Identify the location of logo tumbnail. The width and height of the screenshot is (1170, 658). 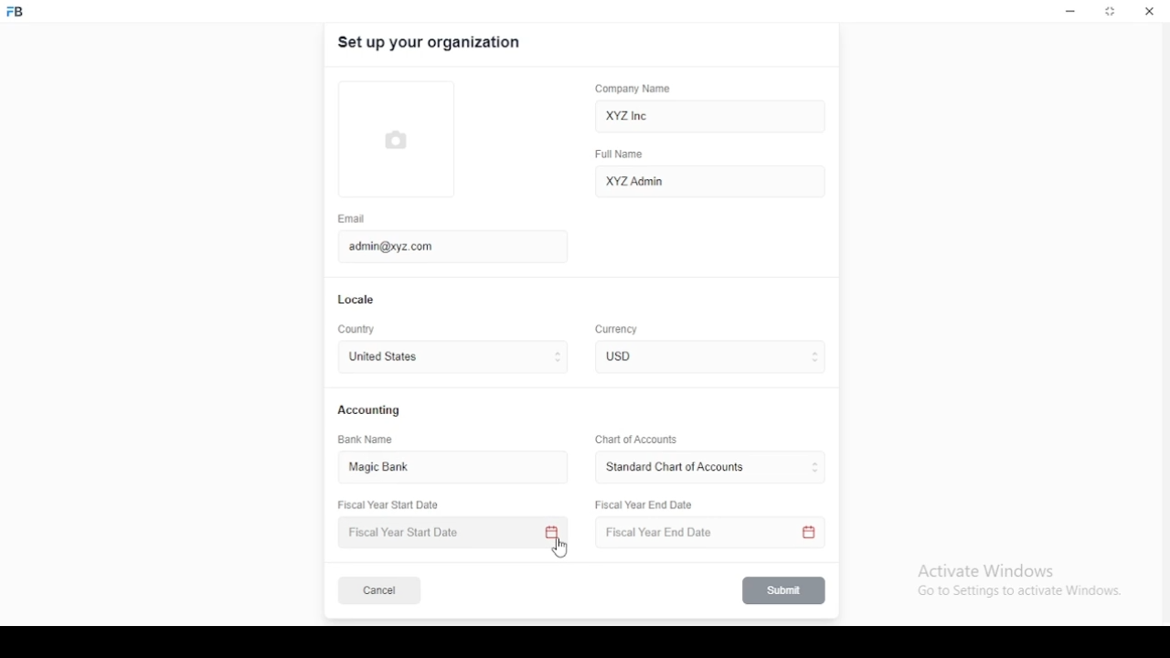
(409, 140).